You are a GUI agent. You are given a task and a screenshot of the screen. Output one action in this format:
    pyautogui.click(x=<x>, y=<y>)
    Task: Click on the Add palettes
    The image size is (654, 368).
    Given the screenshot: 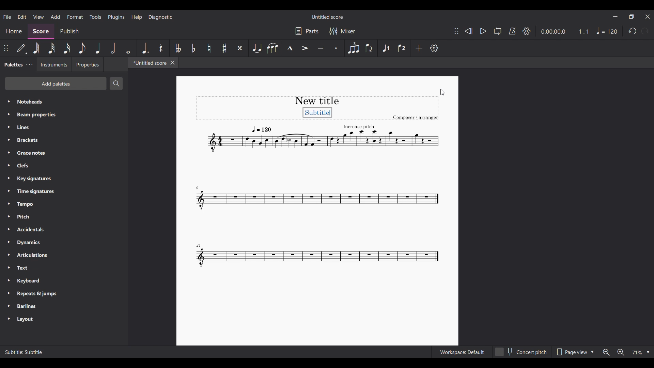 What is the action you would take?
    pyautogui.click(x=56, y=83)
    